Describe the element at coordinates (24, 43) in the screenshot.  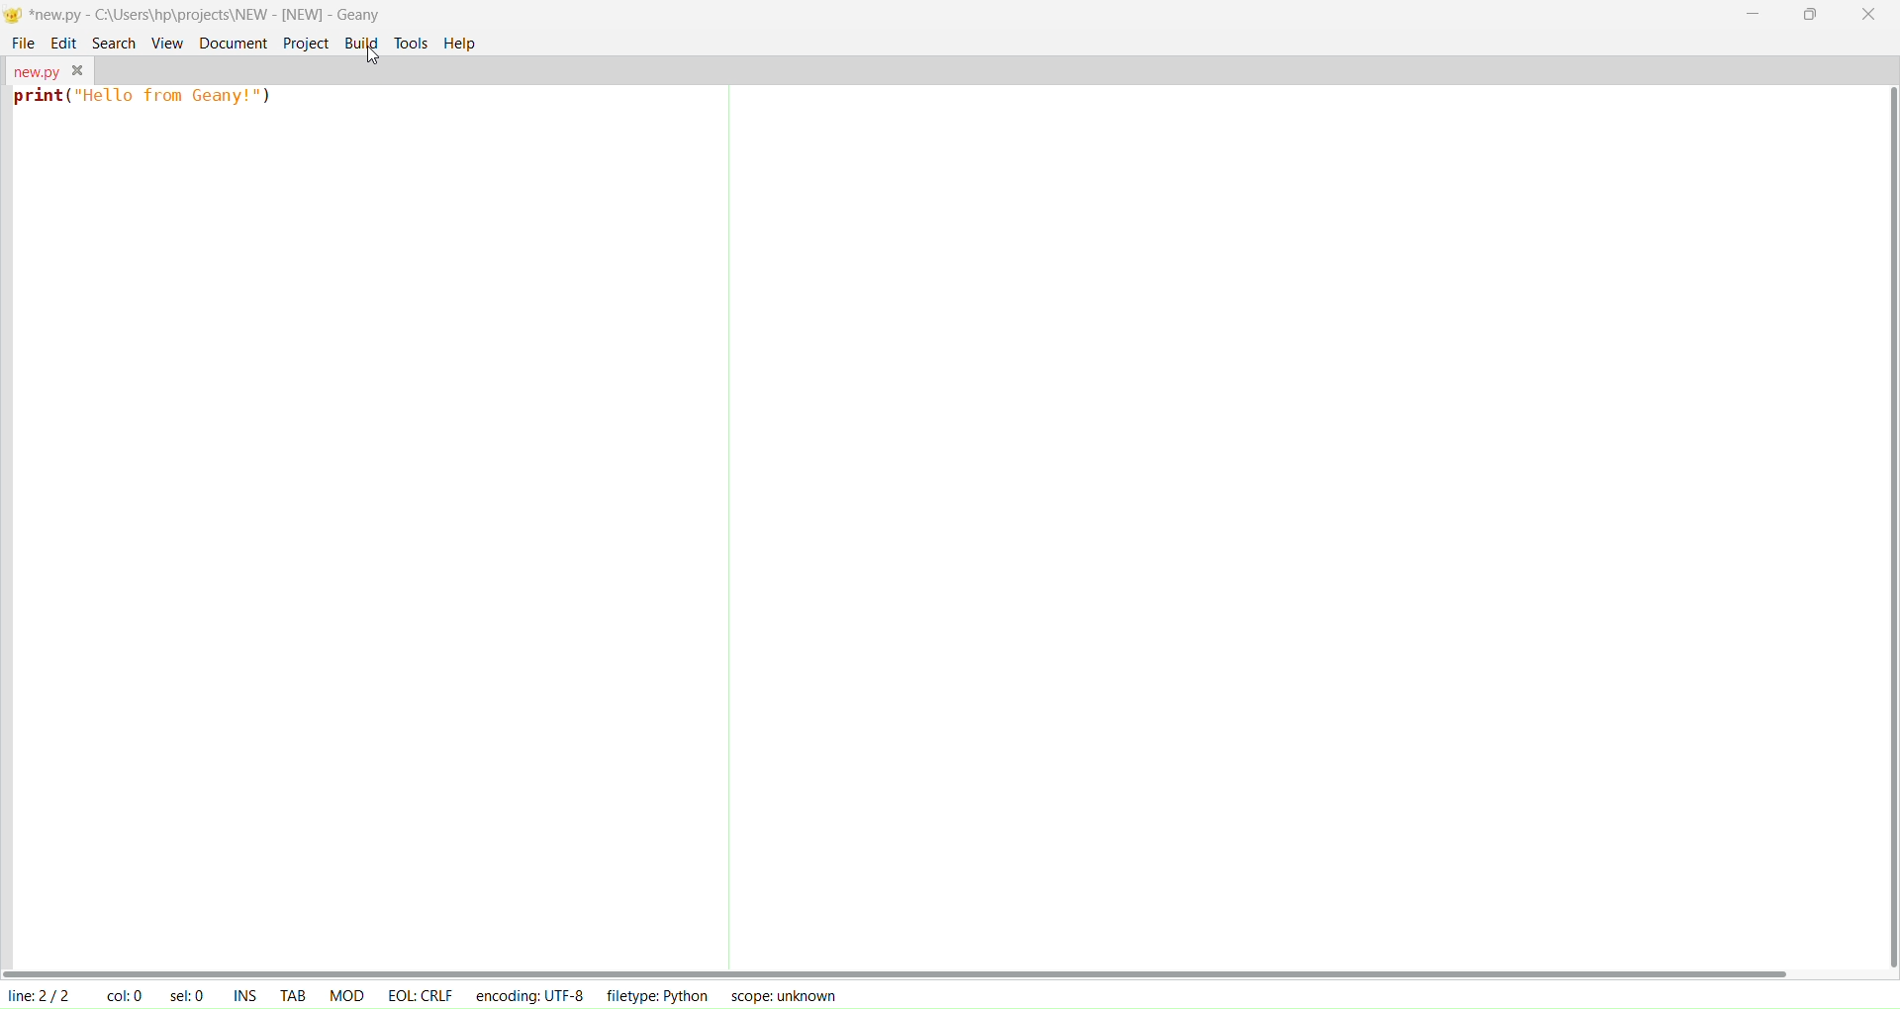
I see `file` at that location.